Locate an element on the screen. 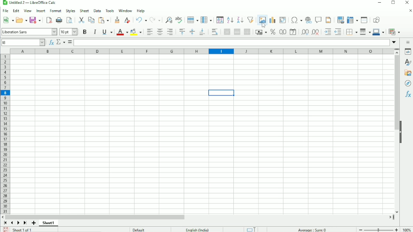 The height and width of the screenshot is (232, 413). Format is located at coordinates (55, 11).